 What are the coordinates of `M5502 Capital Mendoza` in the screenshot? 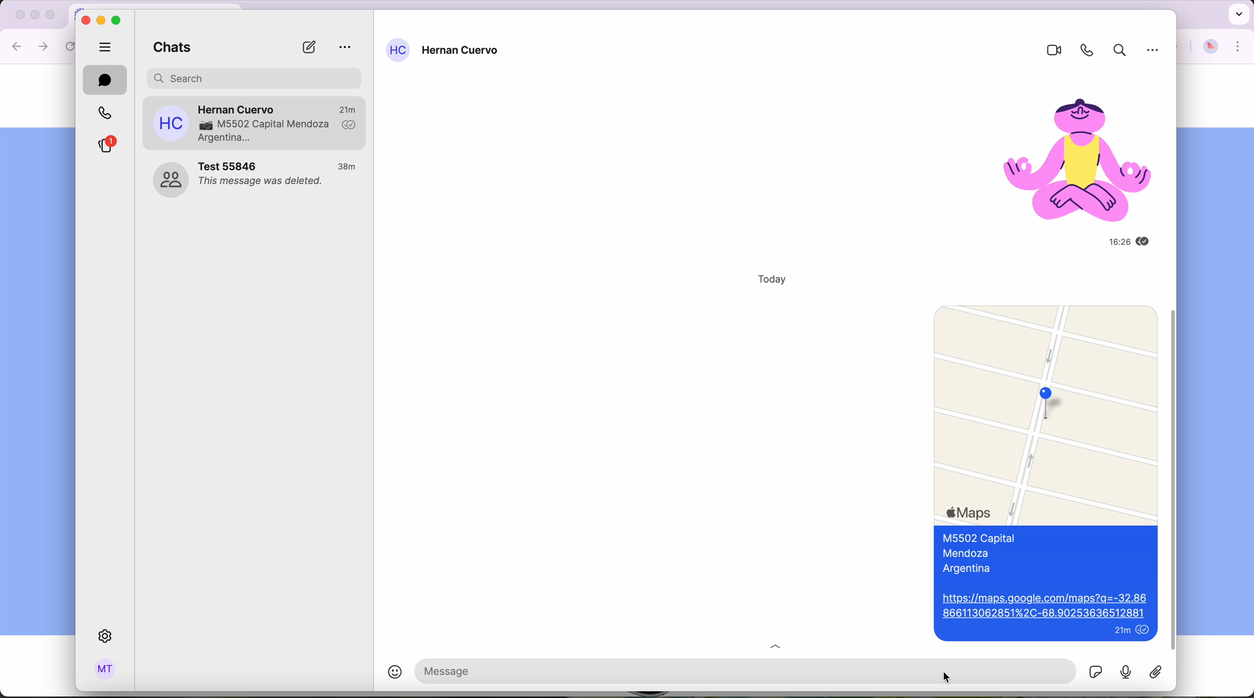 It's located at (276, 125).